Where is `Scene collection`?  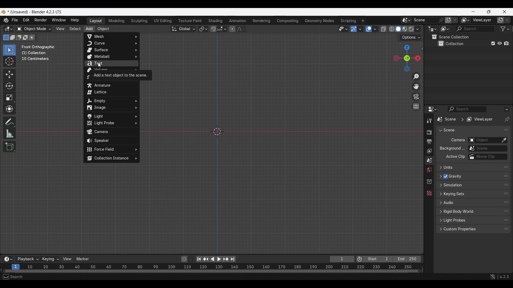 Scene collection is located at coordinates (450, 37).